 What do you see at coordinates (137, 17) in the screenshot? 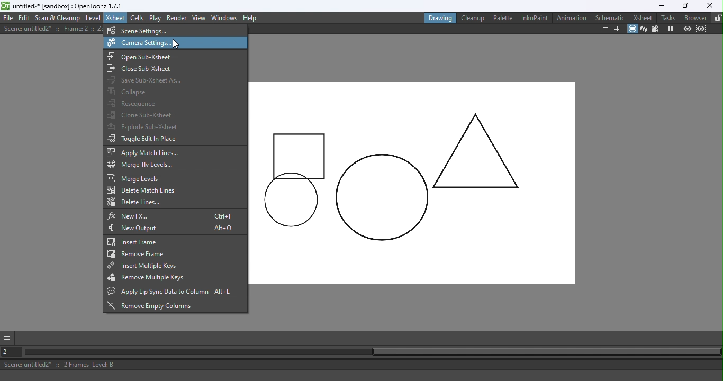
I see `Cells` at bounding box center [137, 17].